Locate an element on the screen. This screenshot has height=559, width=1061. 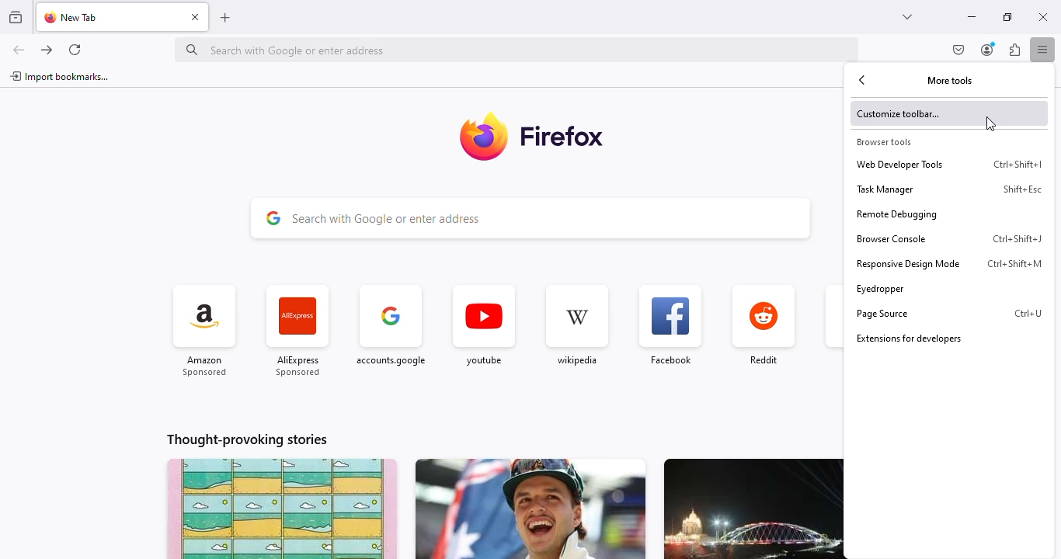
cursor is located at coordinates (991, 123).